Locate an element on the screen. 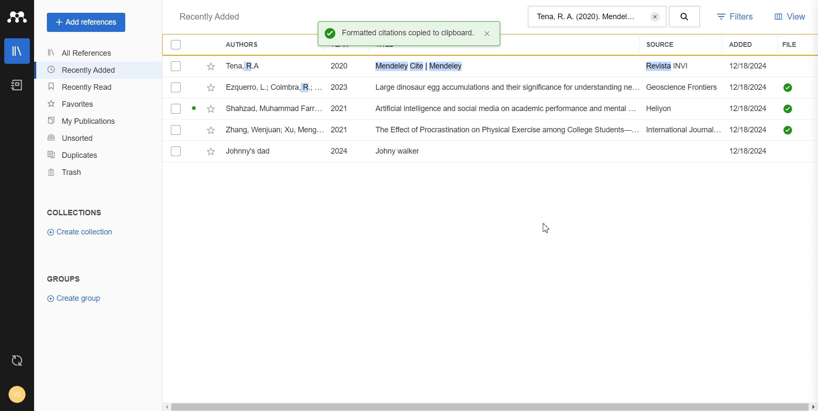 The width and height of the screenshot is (818, 411). COLLECTIONS is located at coordinates (75, 212).